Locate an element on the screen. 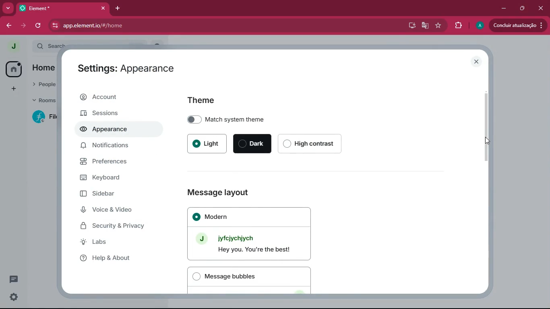 This screenshot has width=550, height=309. update is located at coordinates (518, 26).